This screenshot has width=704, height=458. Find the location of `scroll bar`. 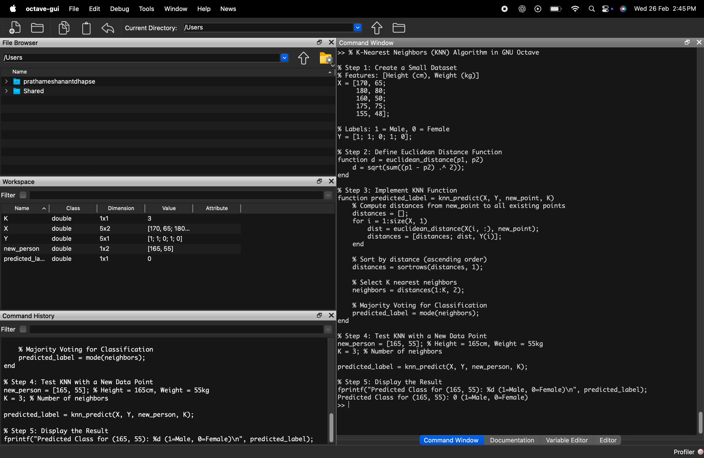

scroll bar is located at coordinates (699, 421).